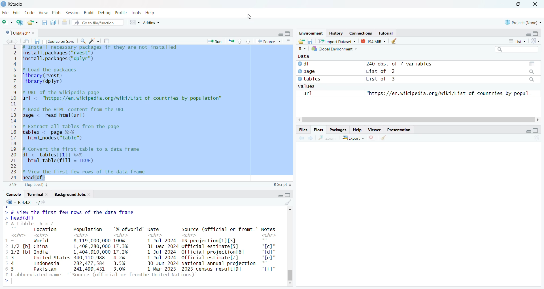 The height and width of the screenshot is (289, 544). Describe the element at coordinates (401, 64) in the screenshot. I see `240 obs. of 7 variables` at that location.